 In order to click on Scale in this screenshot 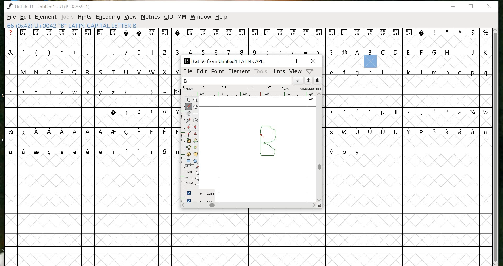, I will do `click(189, 142)`.